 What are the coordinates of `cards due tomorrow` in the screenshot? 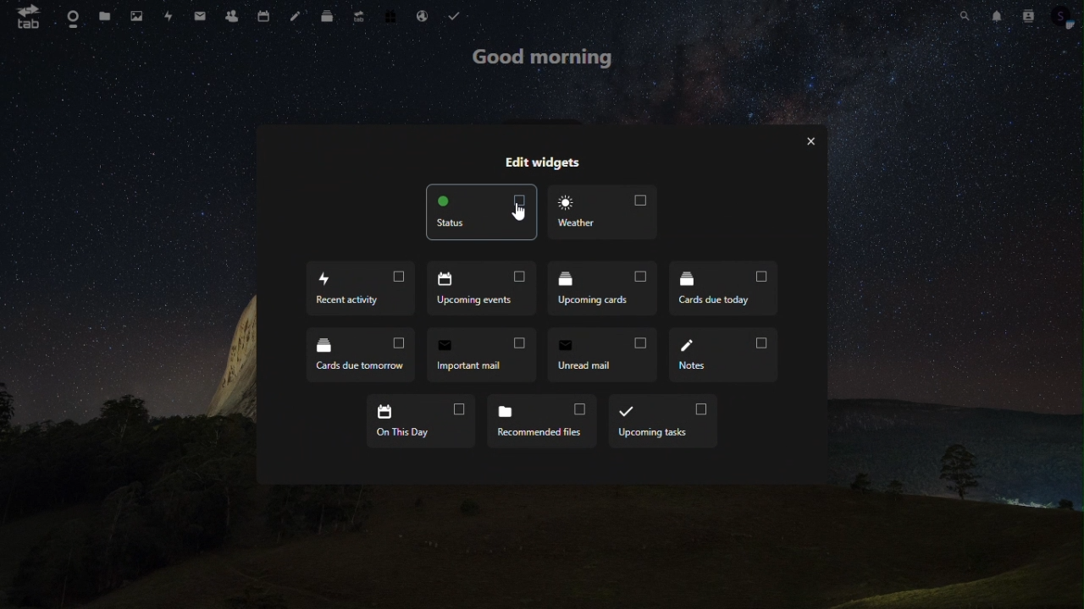 It's located at (362, 354).